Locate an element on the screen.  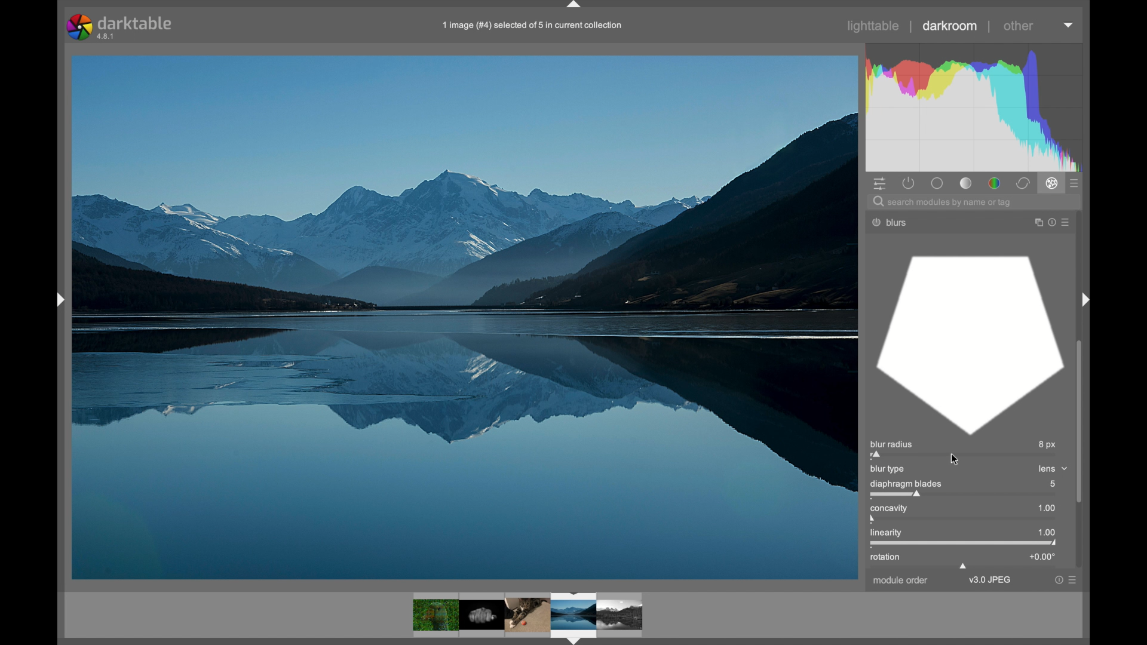
lighttable is located at coordinates (875, 26).